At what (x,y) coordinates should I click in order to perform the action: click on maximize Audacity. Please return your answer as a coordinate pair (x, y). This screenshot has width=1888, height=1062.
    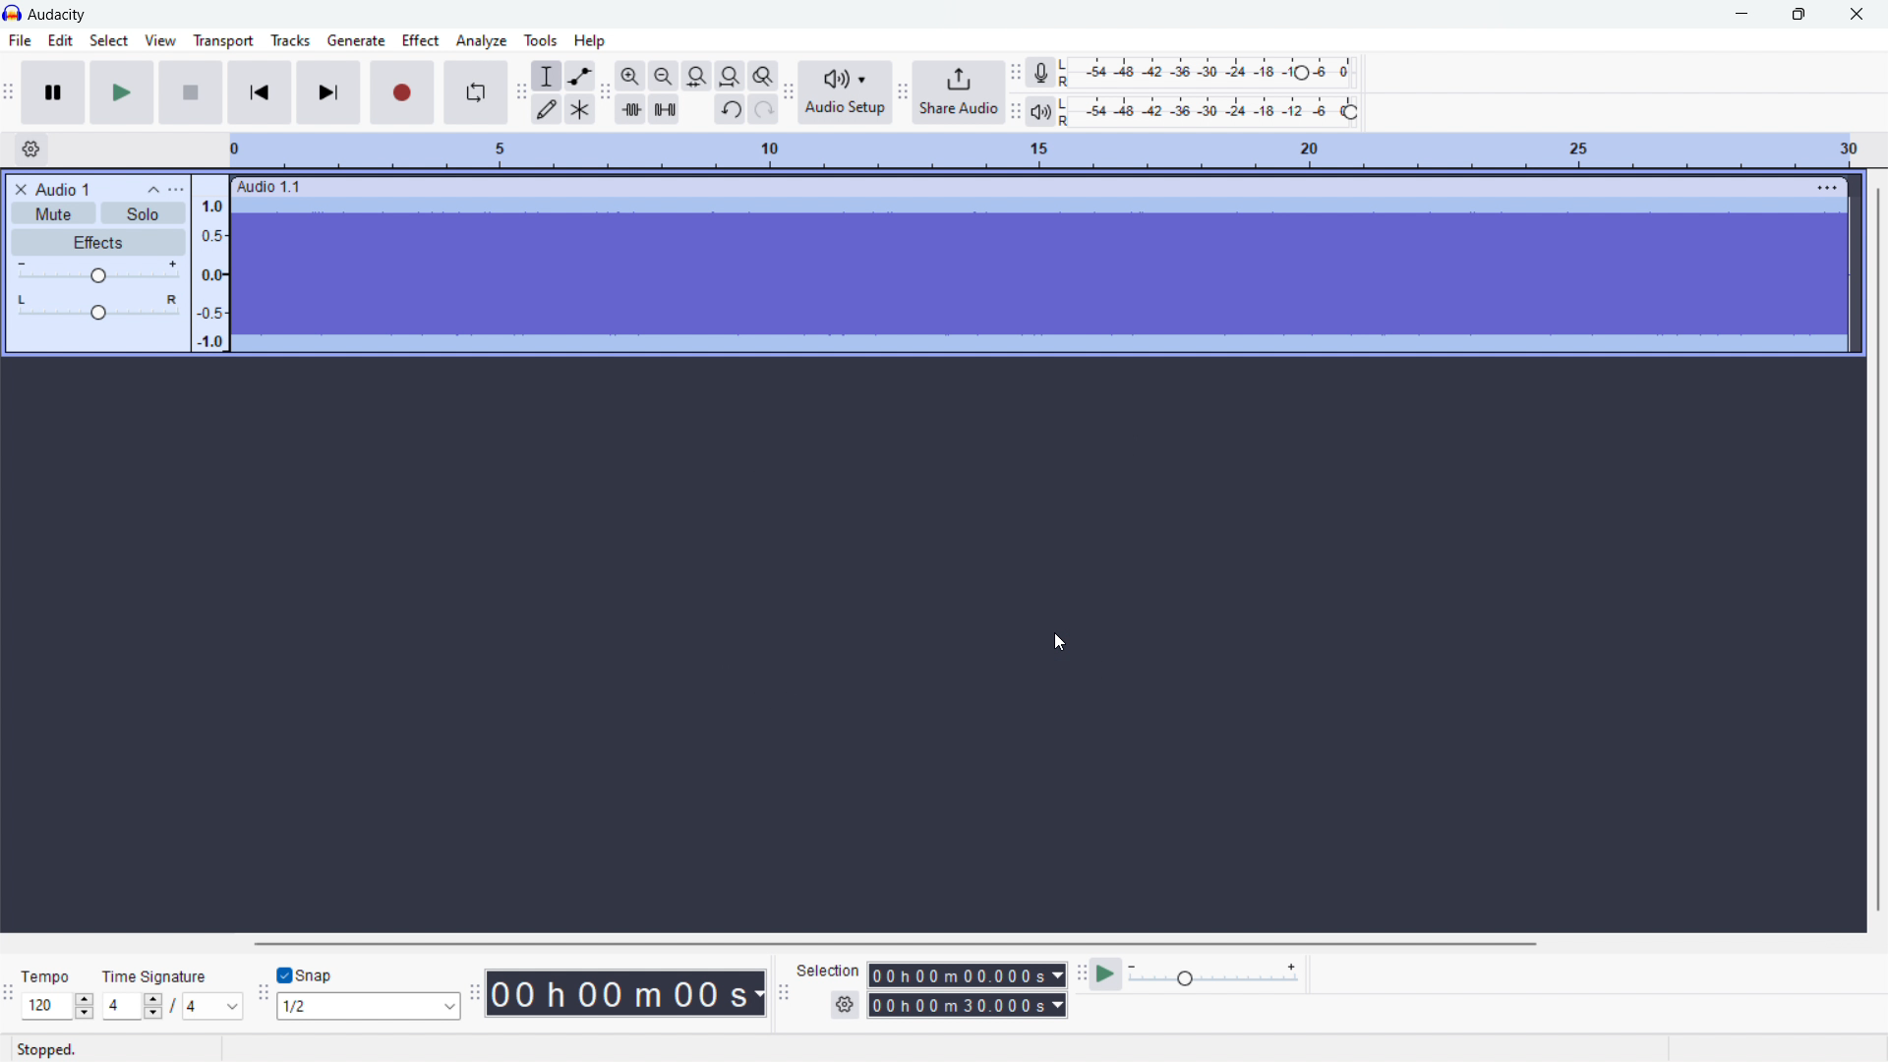
    Looking at the image, I should click on (1799, 15).